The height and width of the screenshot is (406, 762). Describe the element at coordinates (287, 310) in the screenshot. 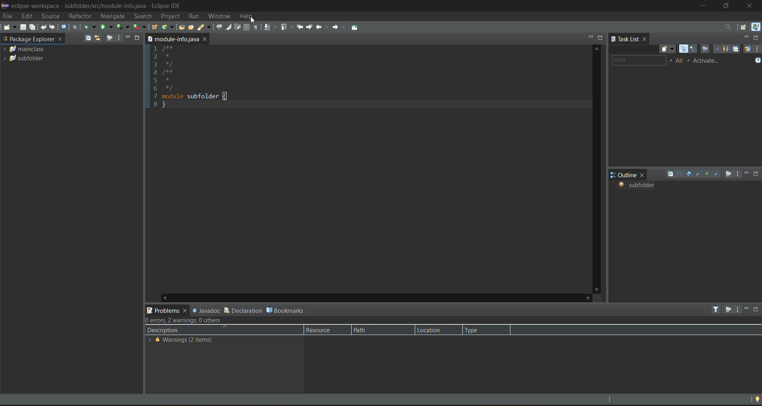

I see `bookmarks` at that location.